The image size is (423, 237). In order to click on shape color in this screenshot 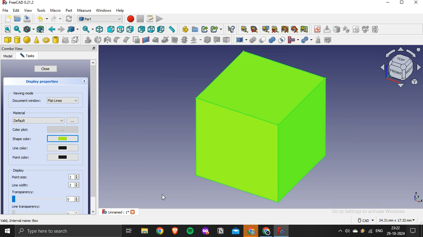, I will do `click(44, 139)`.